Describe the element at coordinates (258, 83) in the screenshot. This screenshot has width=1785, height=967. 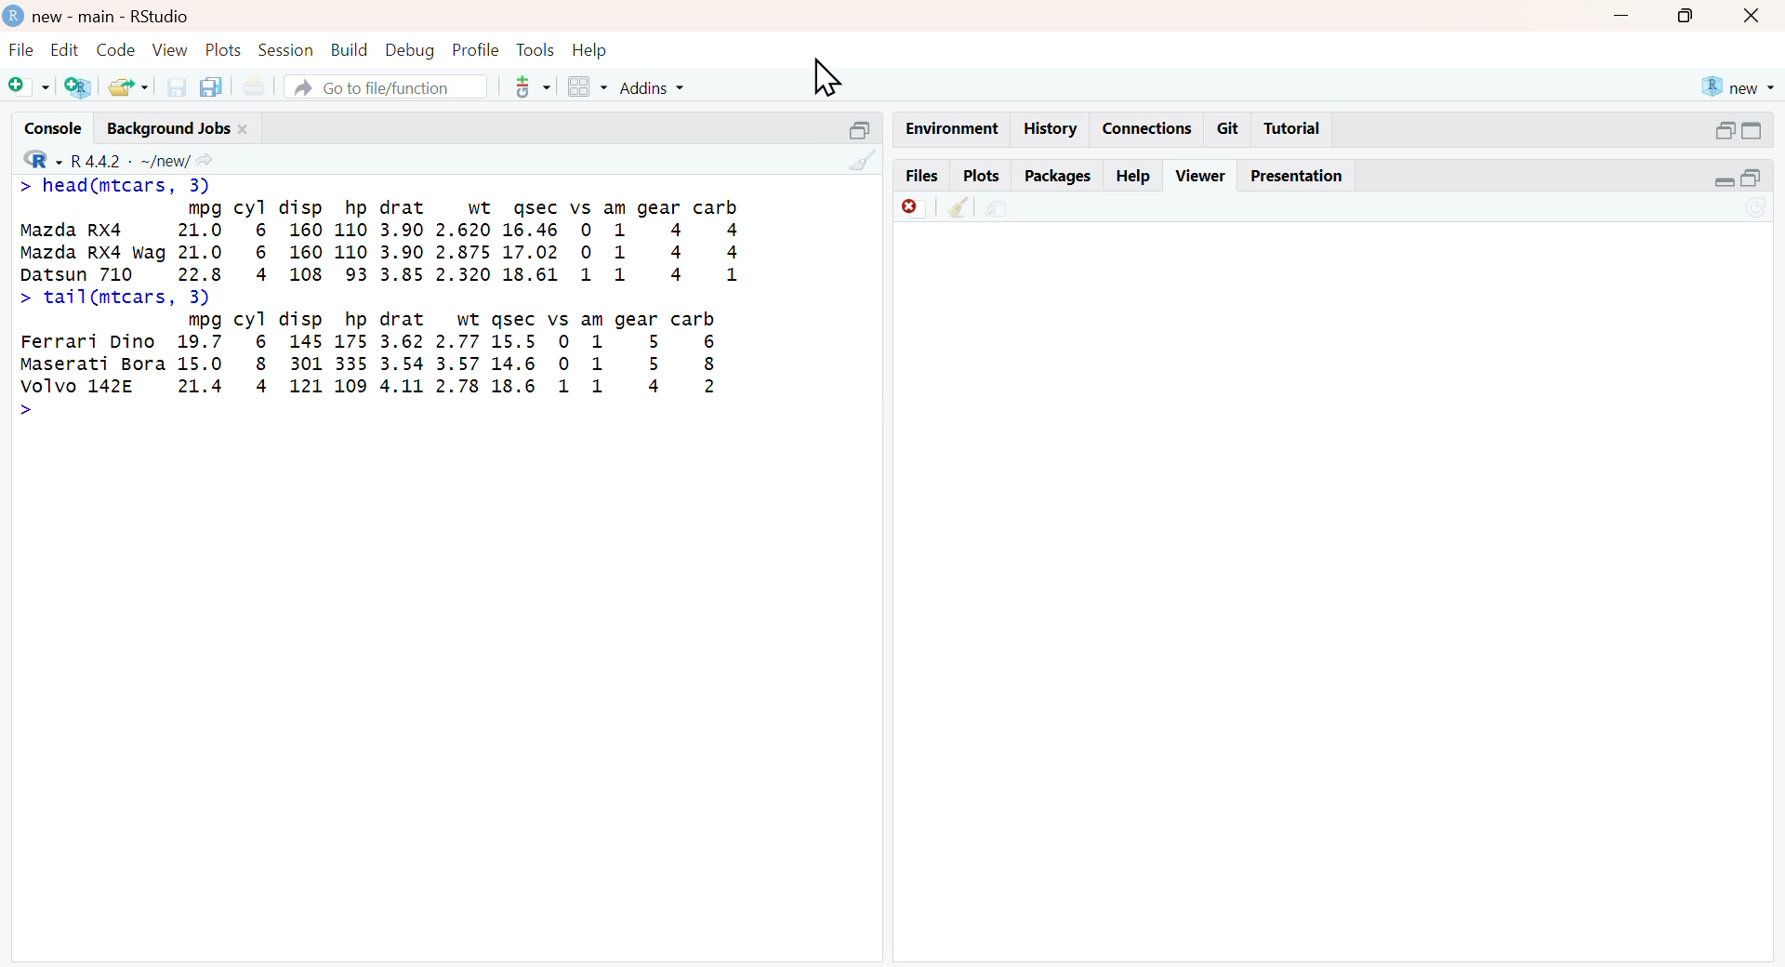
I see `Print documents` at that location.